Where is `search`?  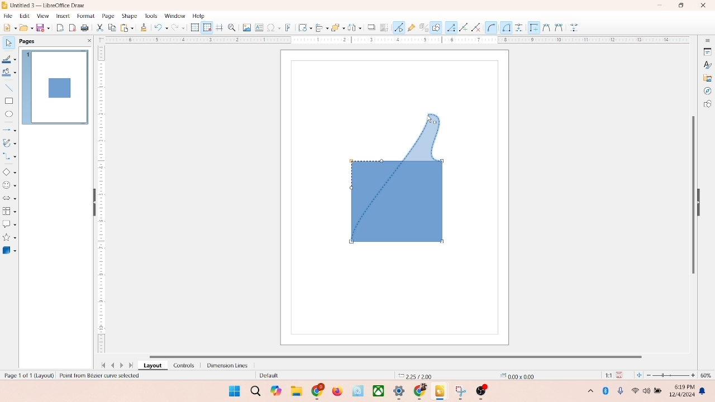
search is located at coordinates (256, 391).